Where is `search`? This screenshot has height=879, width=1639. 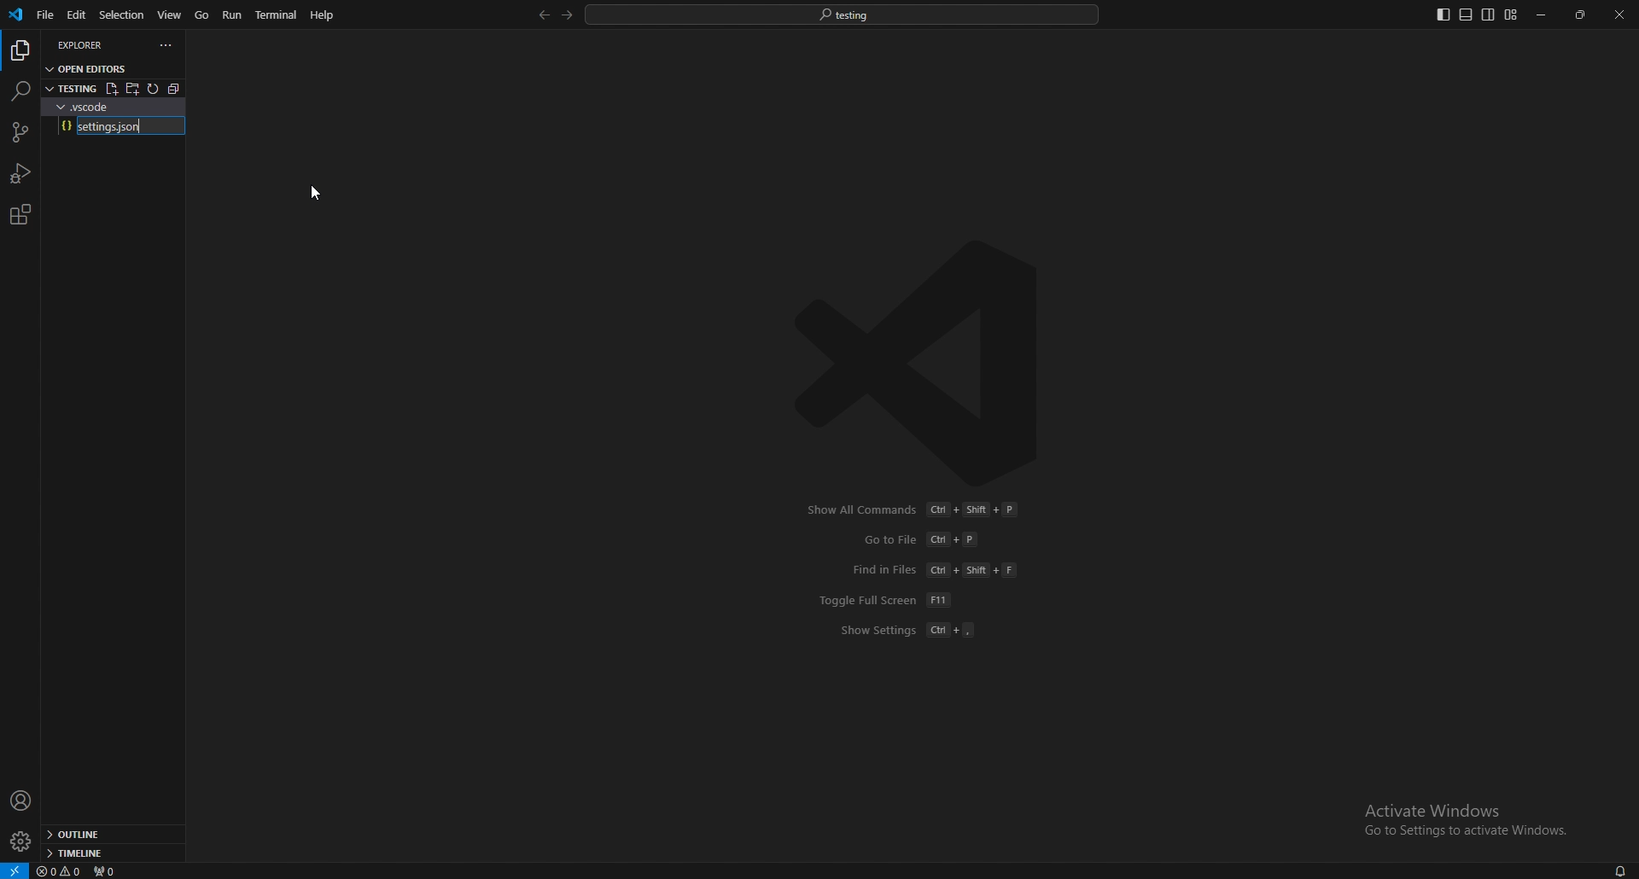
search is located at coordinates (20, 90).